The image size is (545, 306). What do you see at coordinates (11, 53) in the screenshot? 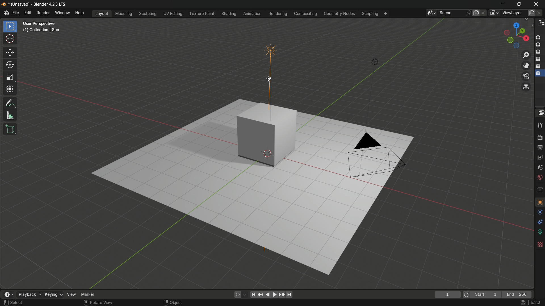
I see `move` at bounding box center [11, 53].